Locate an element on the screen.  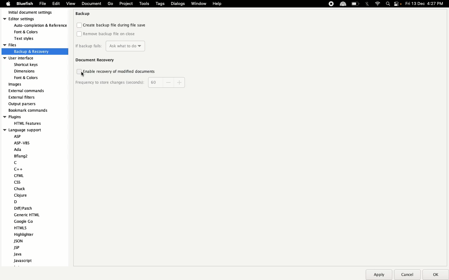
Backup is located at coordinates (84, 15).